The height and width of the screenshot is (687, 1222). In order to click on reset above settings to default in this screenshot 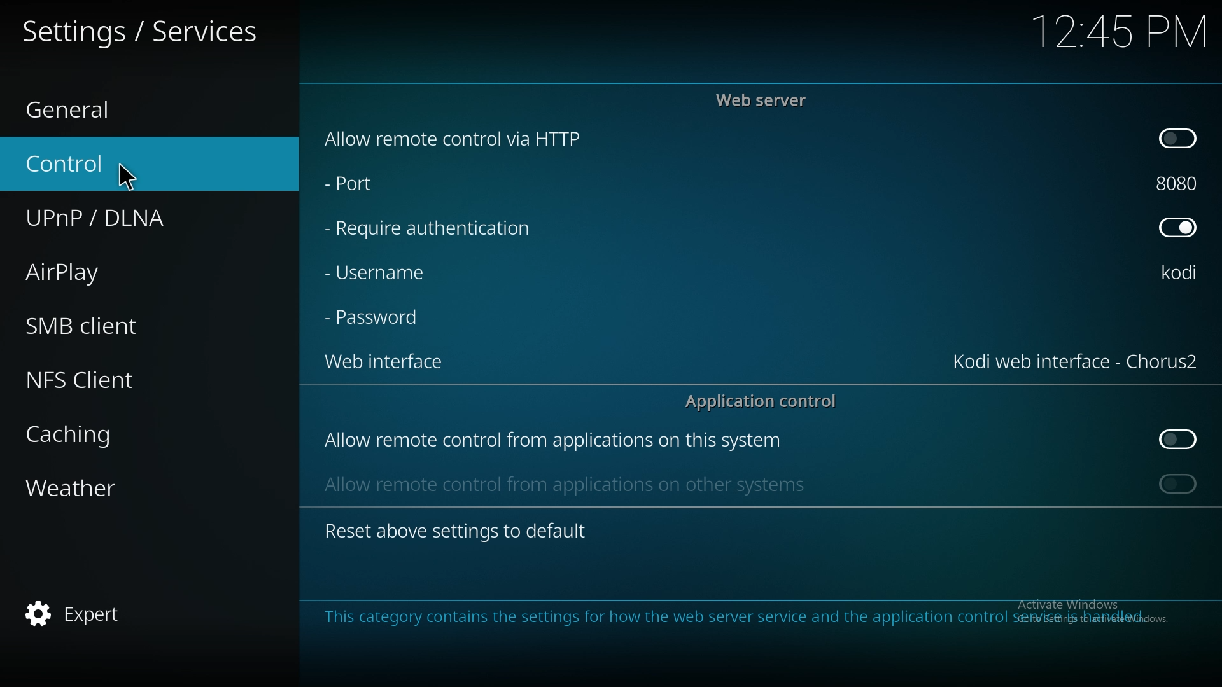, I will do `click(455, 530)`.